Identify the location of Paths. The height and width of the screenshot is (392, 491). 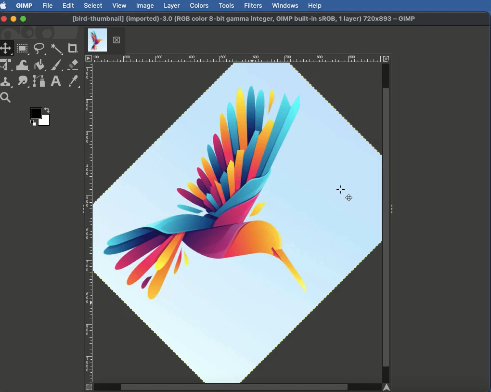
(39, 83).